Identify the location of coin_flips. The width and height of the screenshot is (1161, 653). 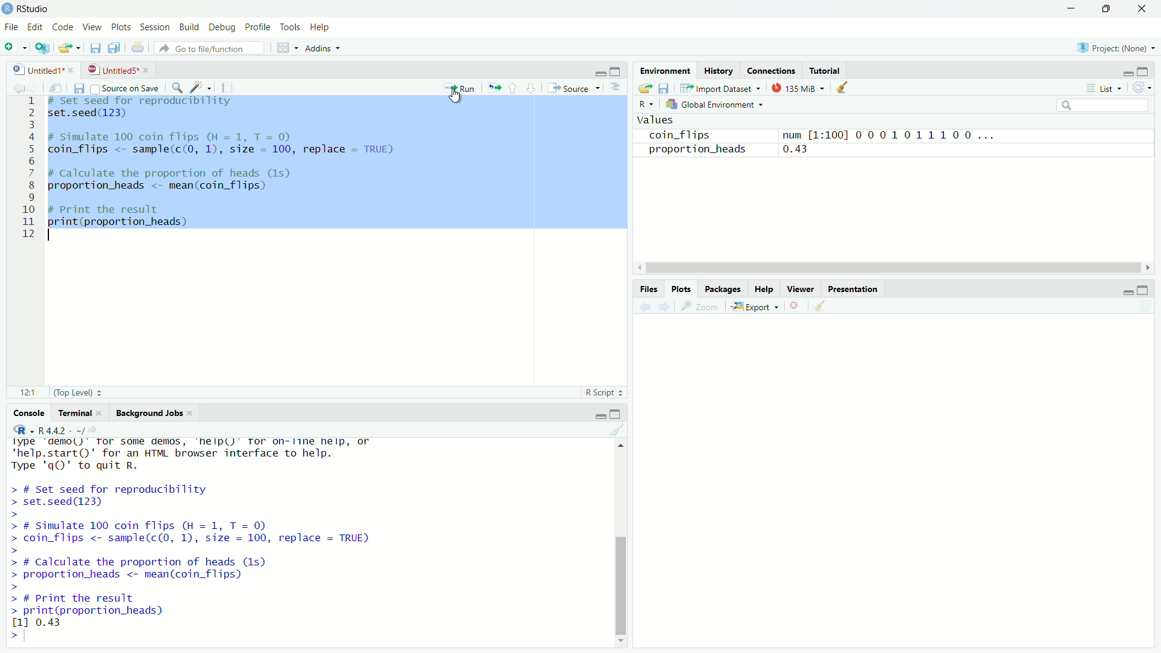
(678, 134).